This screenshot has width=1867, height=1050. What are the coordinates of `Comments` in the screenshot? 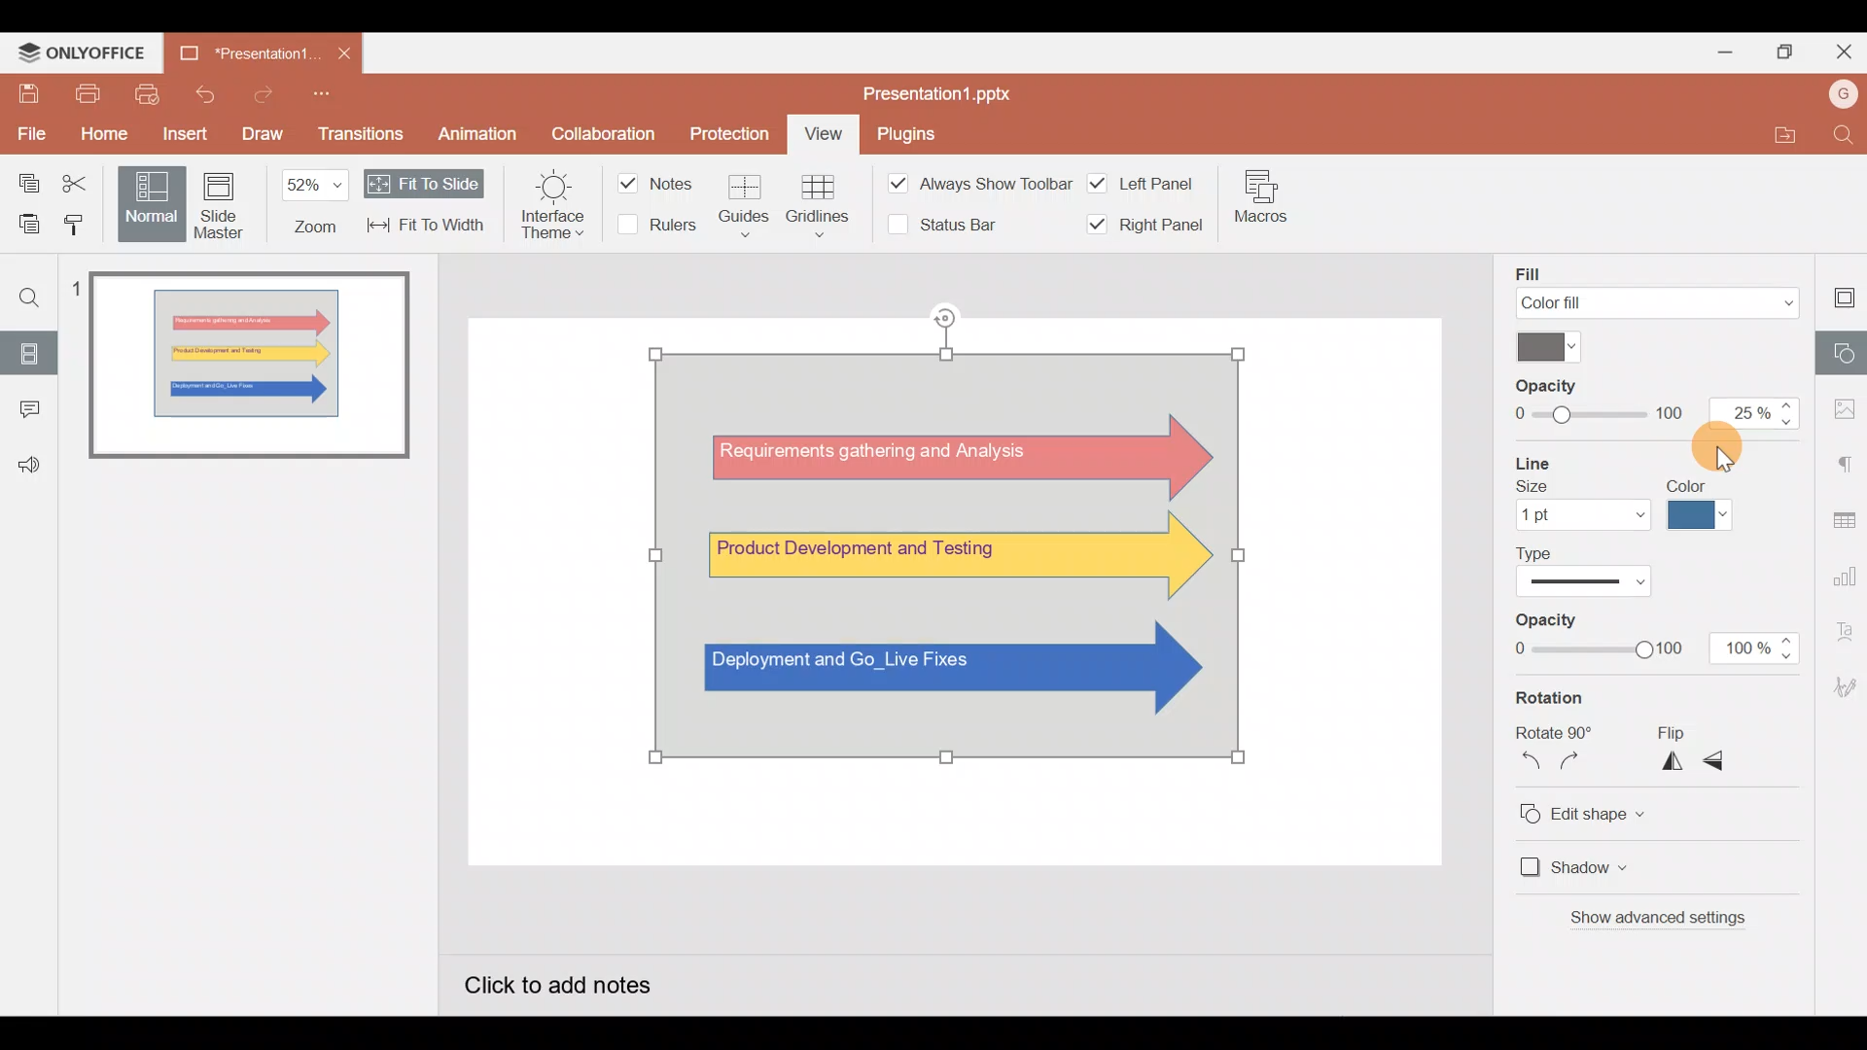 It's located at (31, 404).